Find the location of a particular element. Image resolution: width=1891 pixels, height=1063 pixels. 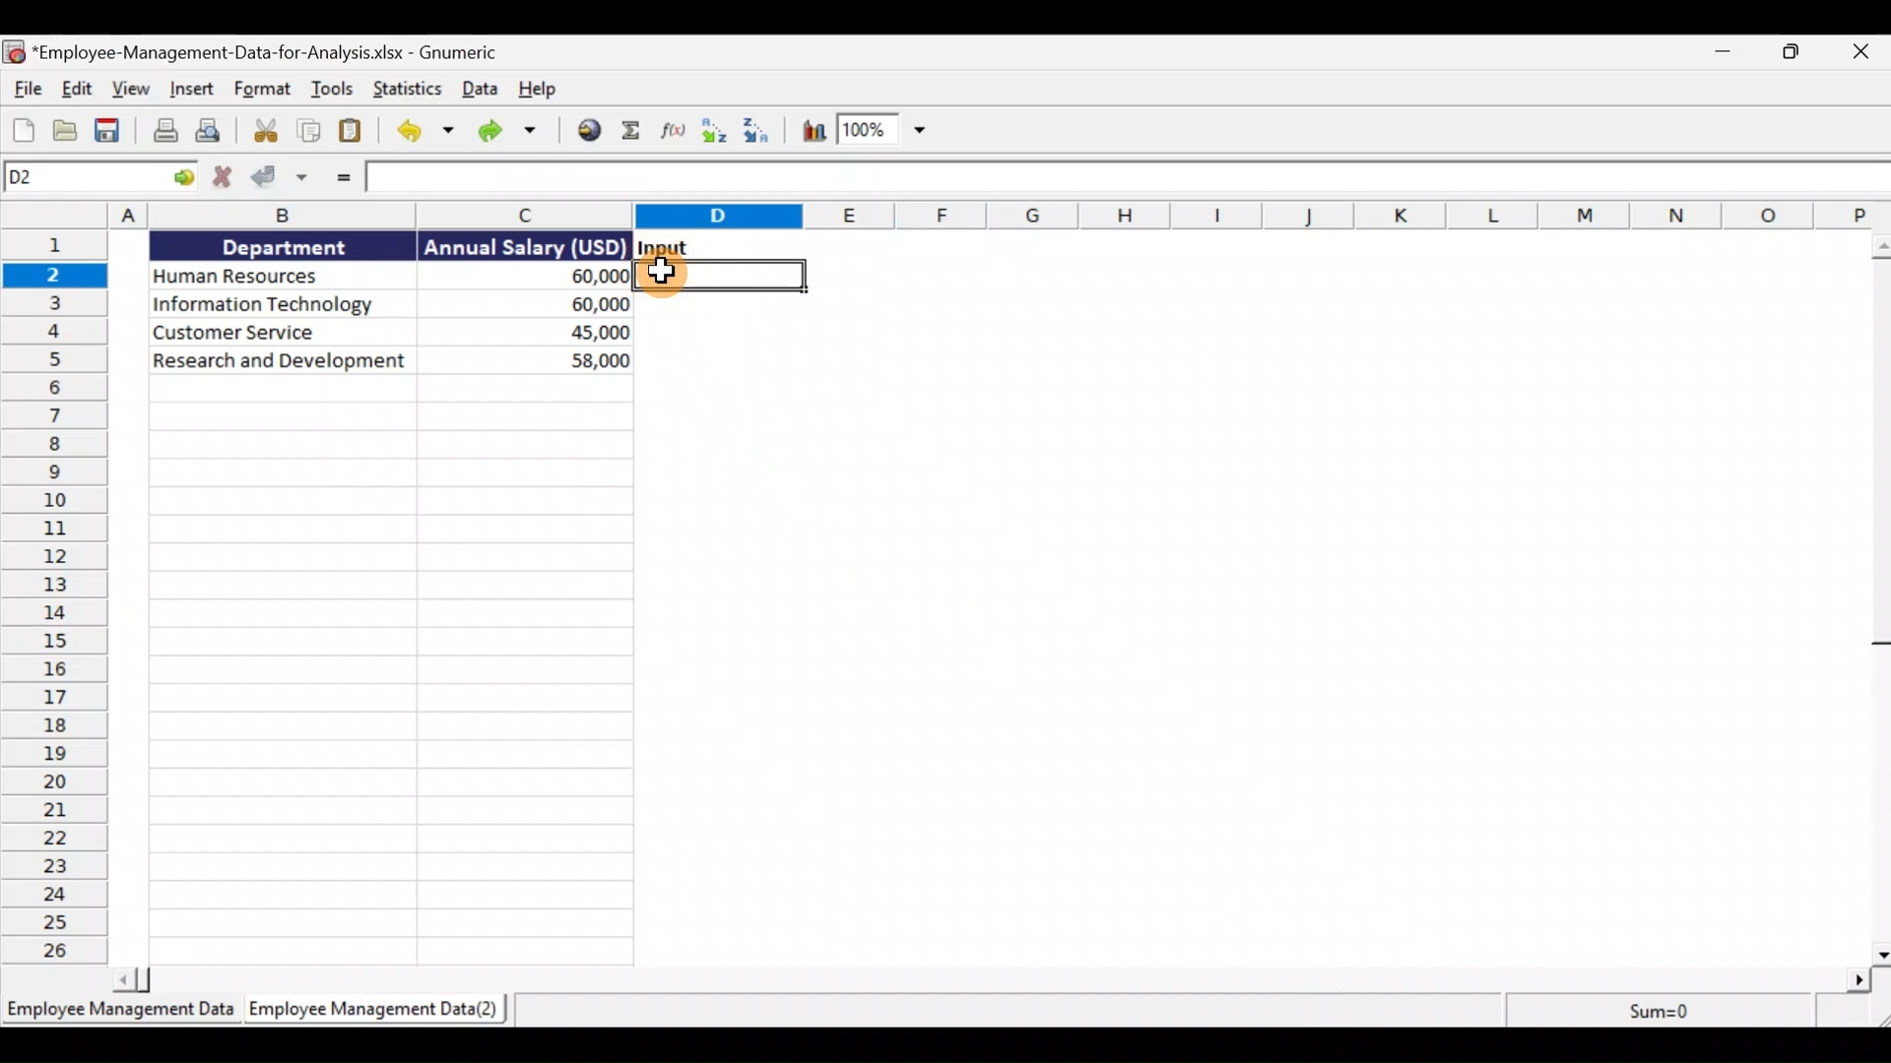

Tools is located at coordinates (338, 89).